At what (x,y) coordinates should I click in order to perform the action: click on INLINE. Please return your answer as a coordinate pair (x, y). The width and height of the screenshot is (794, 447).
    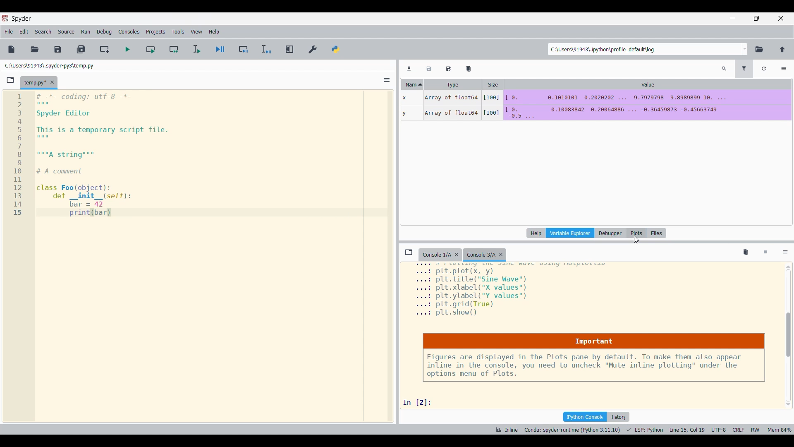
    Looking at the image, I should click on (506, 430).